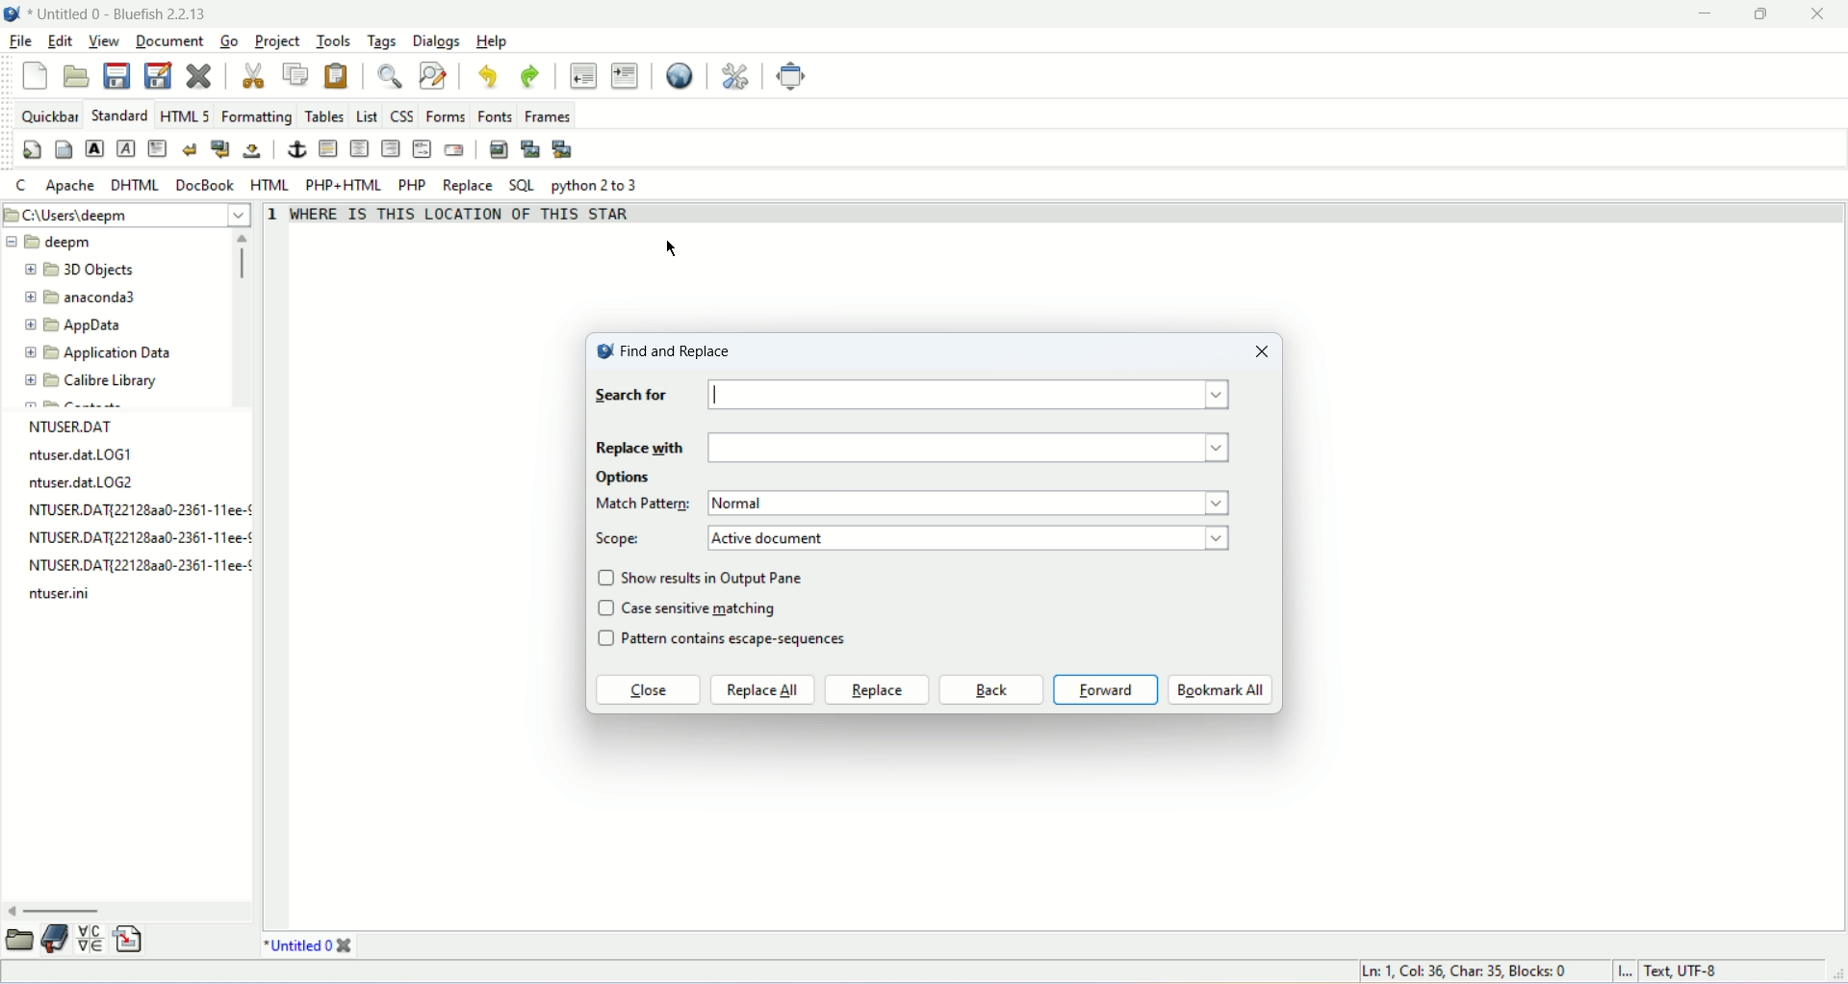 This screenshot has height=984, width=1848. Describe the element at coordinates (630, 397) in the screenshot. I see `search for` at that location.